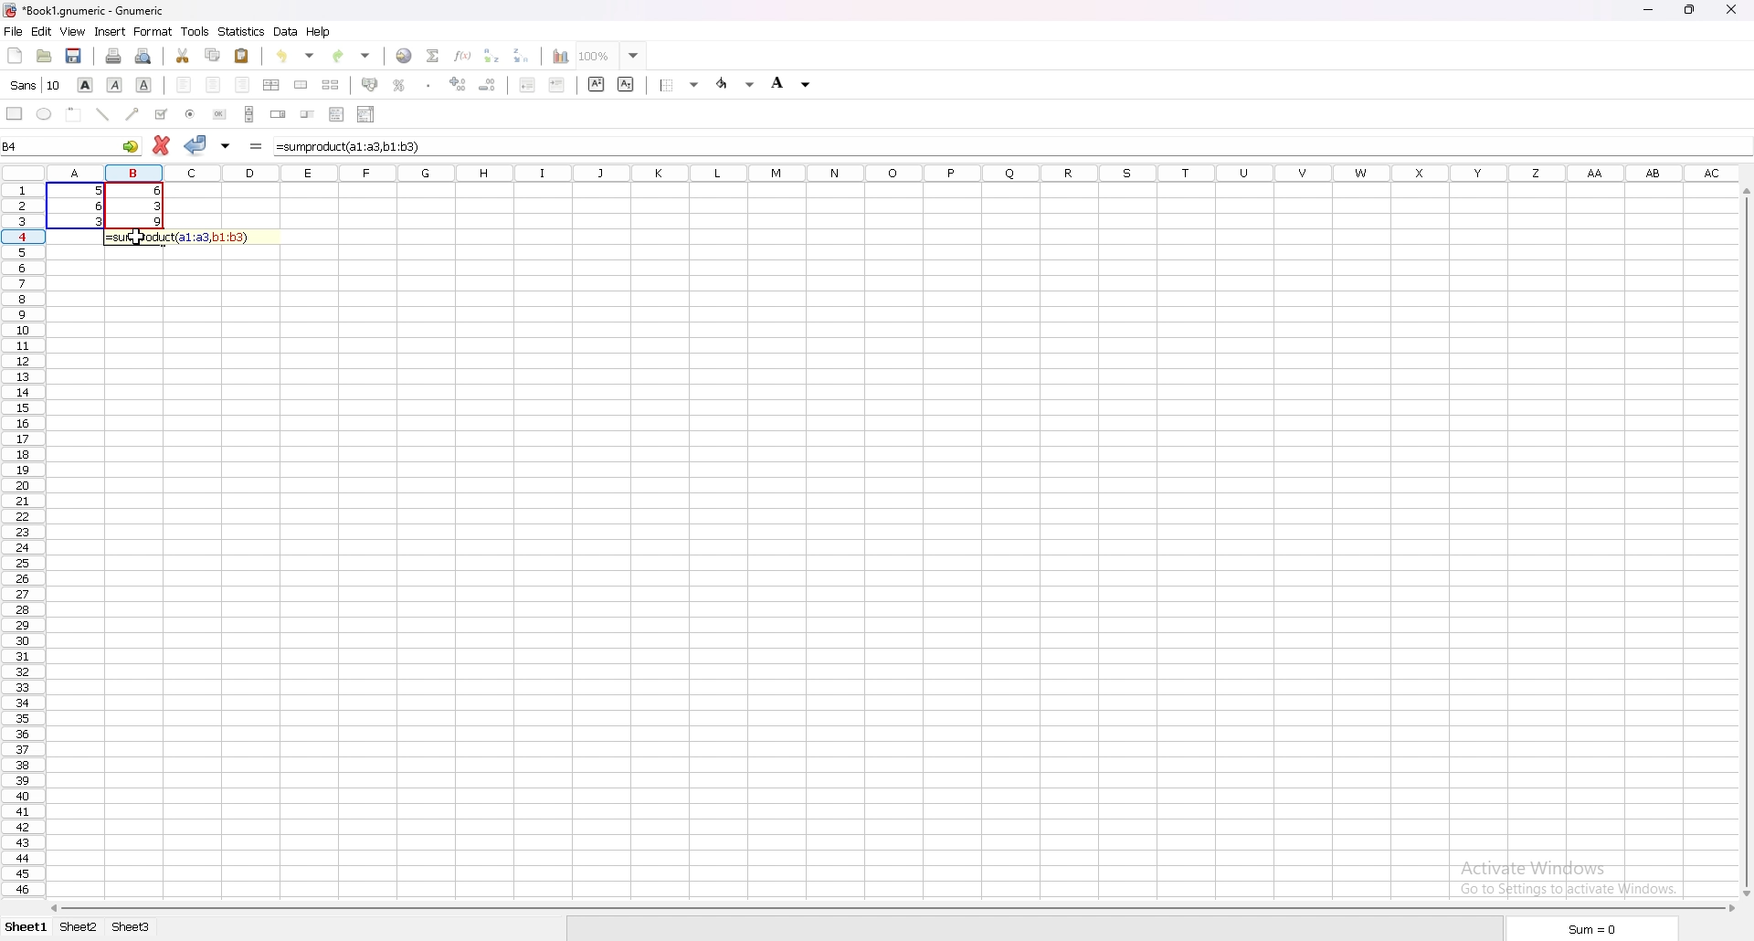 This screenshot has width=1754, height=941. Describe the element at coordinates (183, 86) in the screenshot. I see `align left` at that location.